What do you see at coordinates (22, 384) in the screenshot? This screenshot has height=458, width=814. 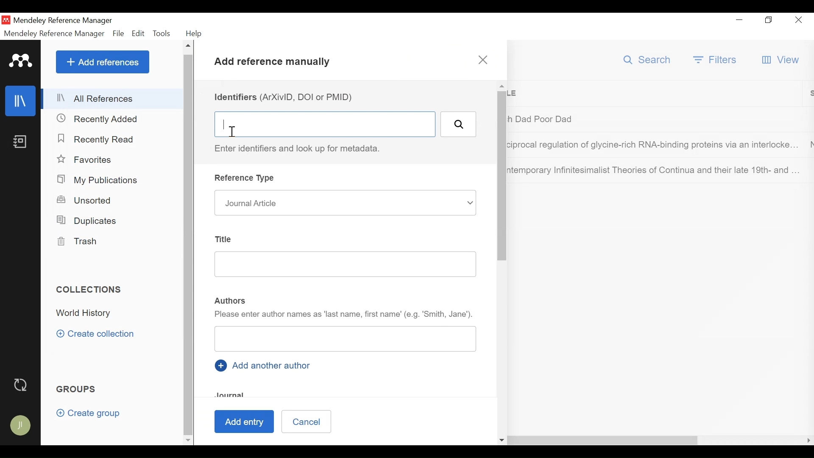 I see `Sync` at bounding box center [22, 384].